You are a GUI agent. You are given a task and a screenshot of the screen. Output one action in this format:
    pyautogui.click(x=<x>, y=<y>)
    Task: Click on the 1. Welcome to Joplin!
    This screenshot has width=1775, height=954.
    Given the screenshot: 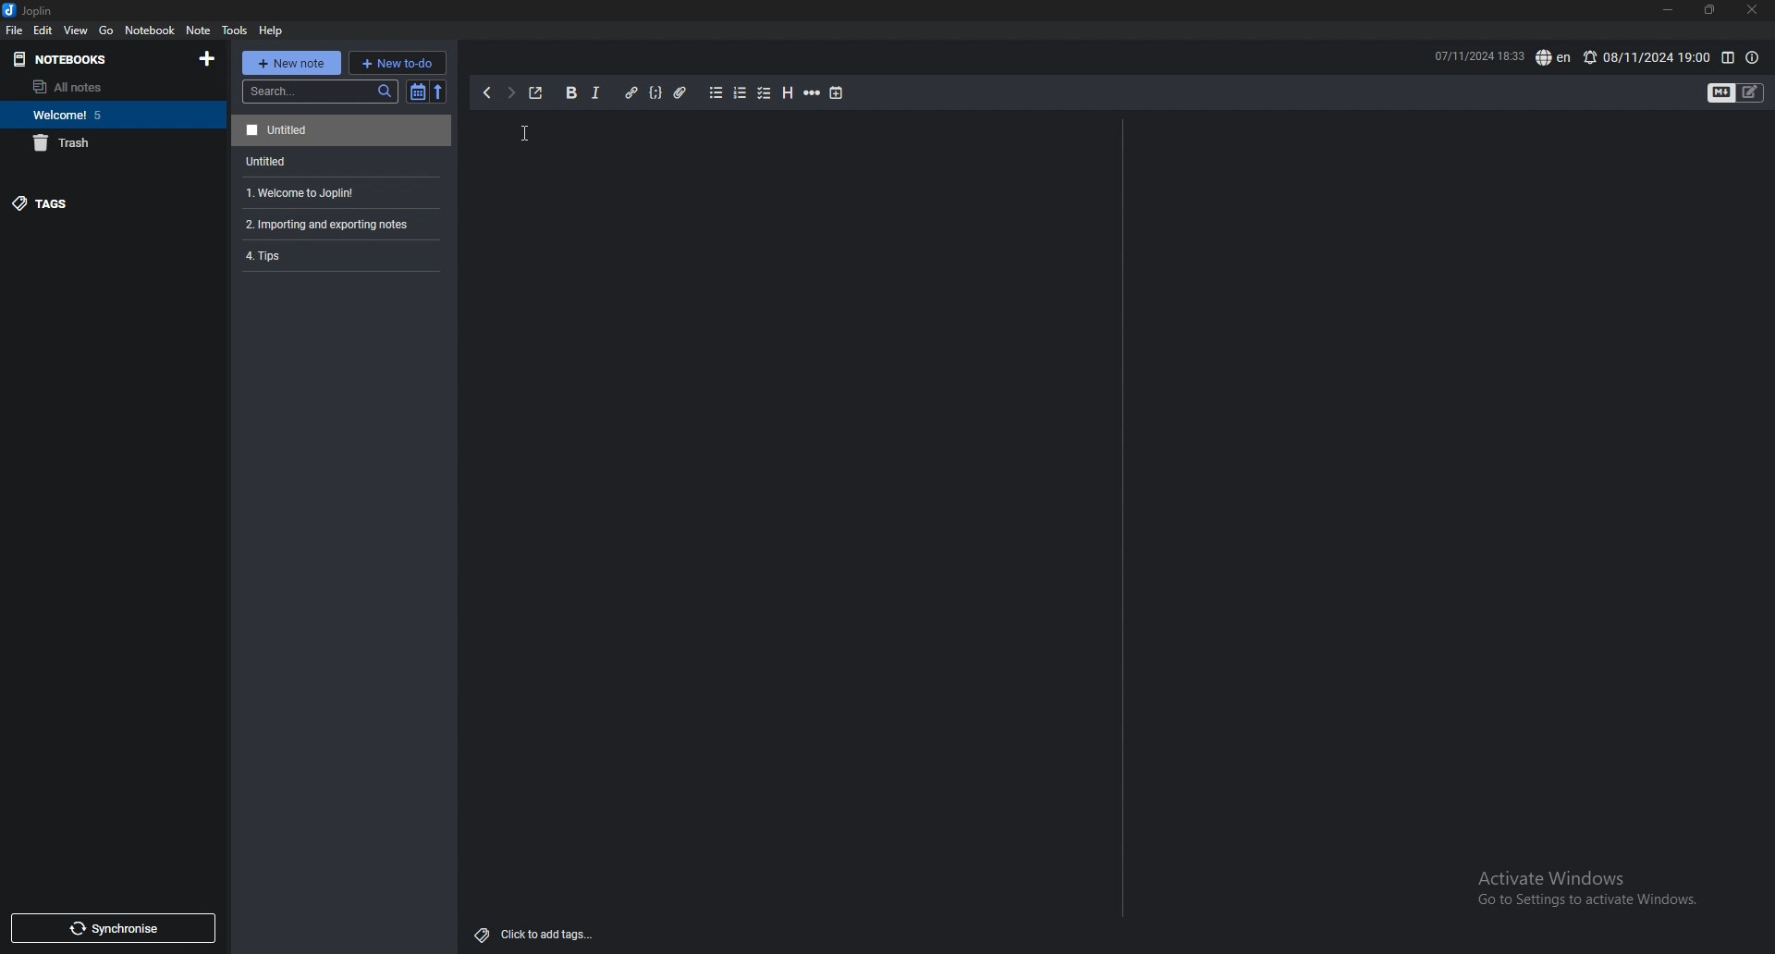 What is the action you would take?
    pyautogui.click(x=337, y=190)
    